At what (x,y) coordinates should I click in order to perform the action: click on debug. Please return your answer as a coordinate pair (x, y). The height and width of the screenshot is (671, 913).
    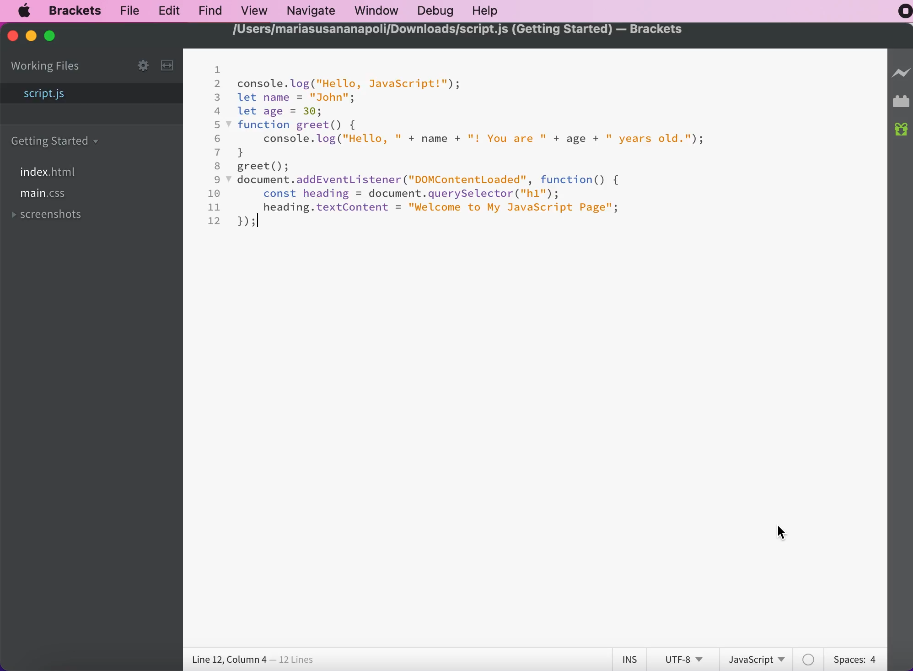
    Looking at the image, I should click on (434, 11).